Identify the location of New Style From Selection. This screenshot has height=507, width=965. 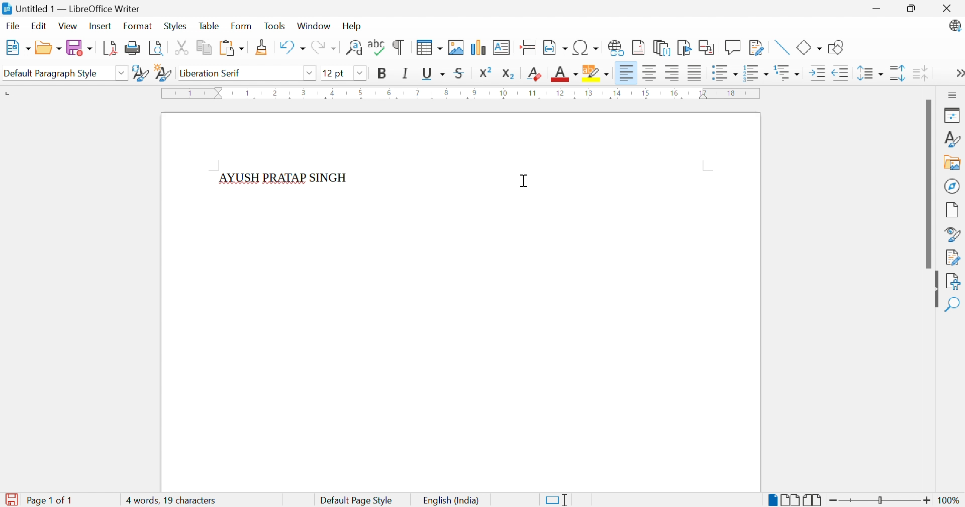
(164, 73).